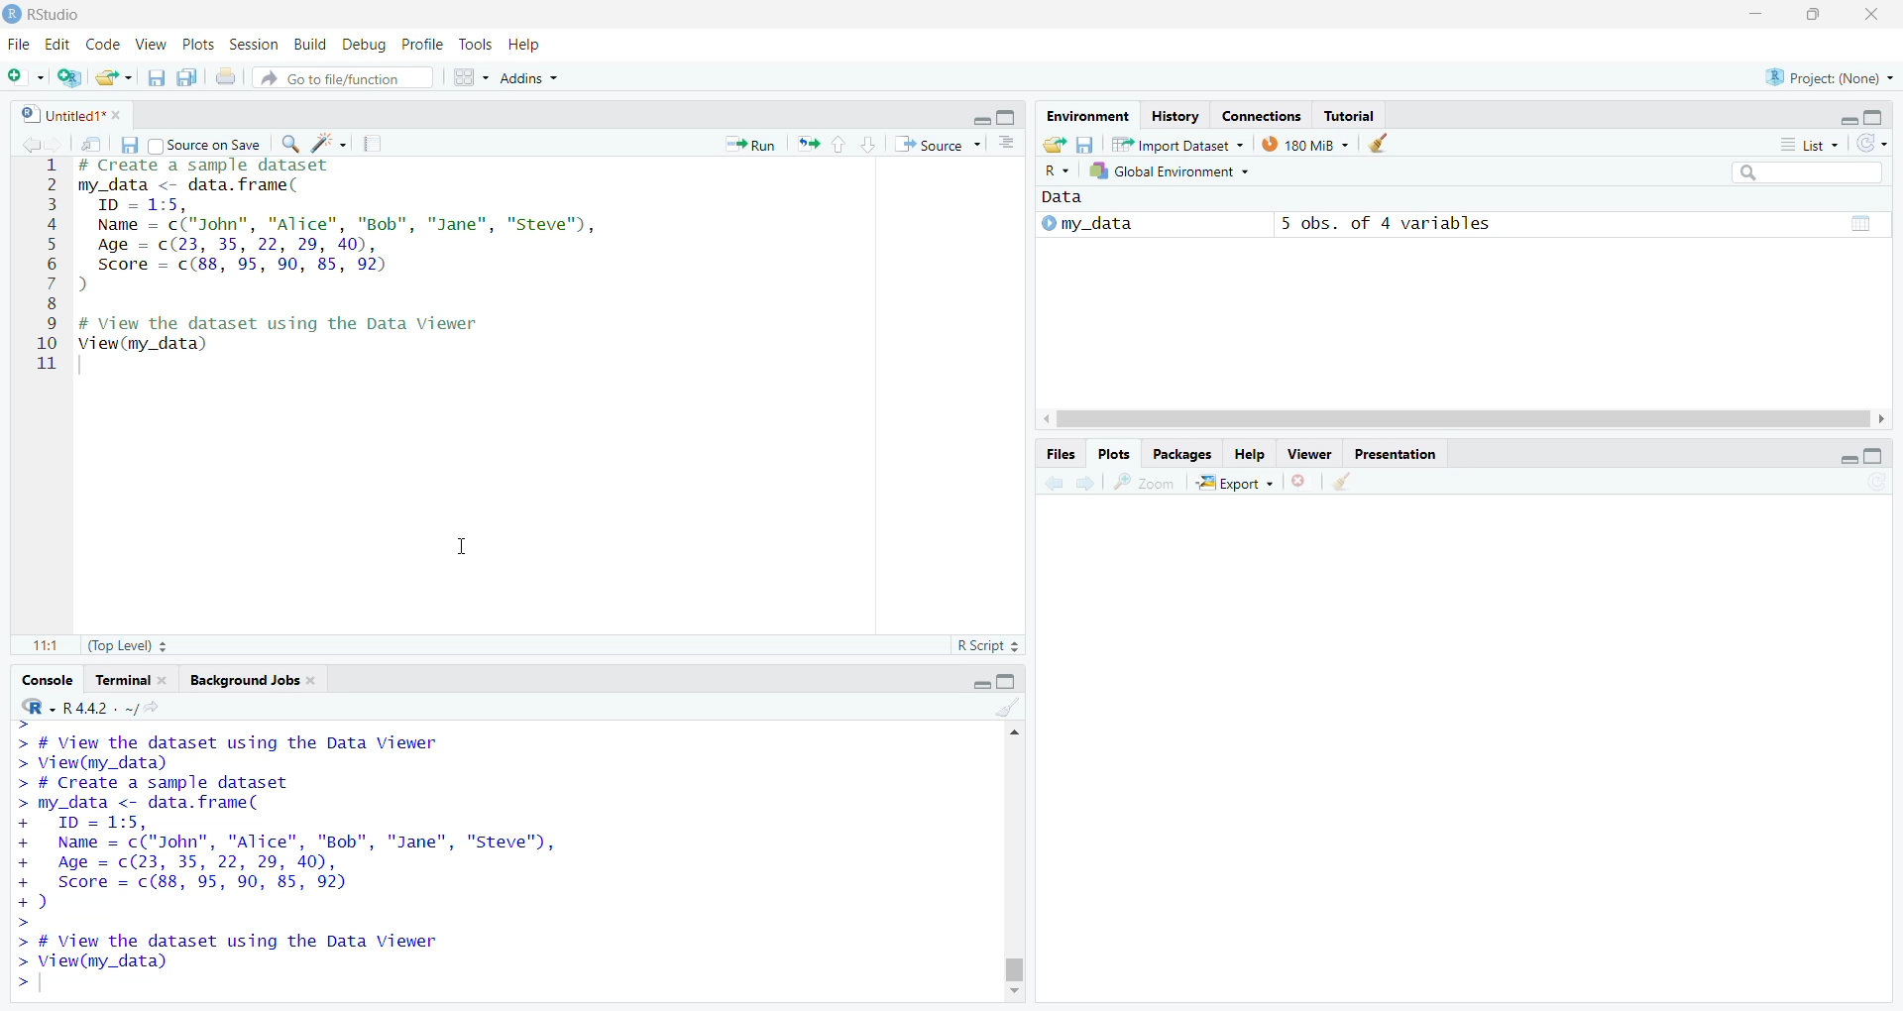 The height and width of the screenshot is (1011, 1903). What do you see at coordinates (1298, 485) in the screenshot?
I see `Close file` at bounding box center [1298, 485].